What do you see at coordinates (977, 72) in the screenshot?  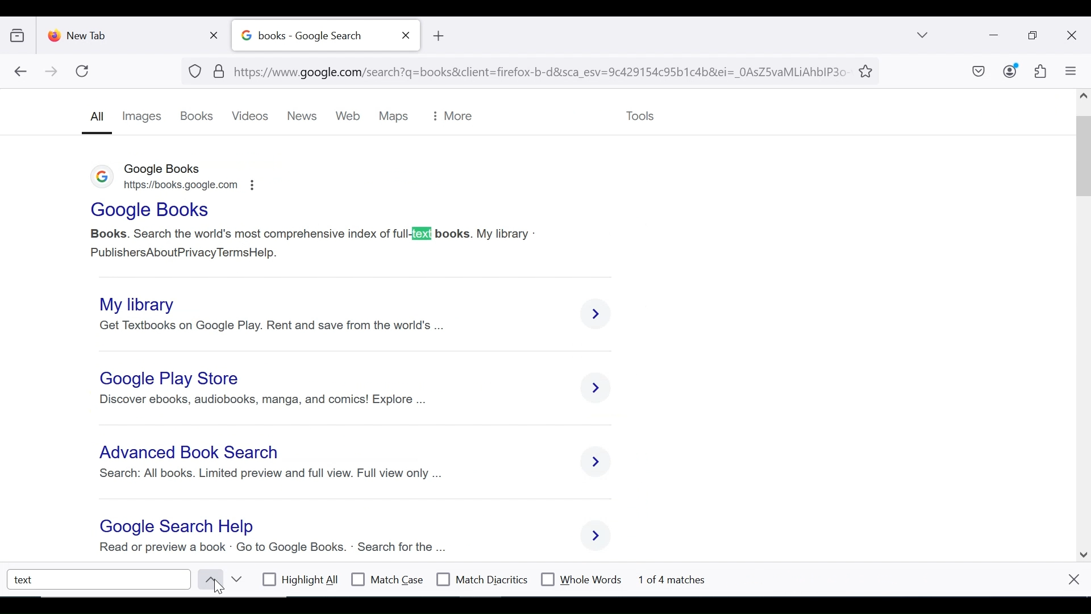 I see `save to pocket` at bounding box center [977, 72].